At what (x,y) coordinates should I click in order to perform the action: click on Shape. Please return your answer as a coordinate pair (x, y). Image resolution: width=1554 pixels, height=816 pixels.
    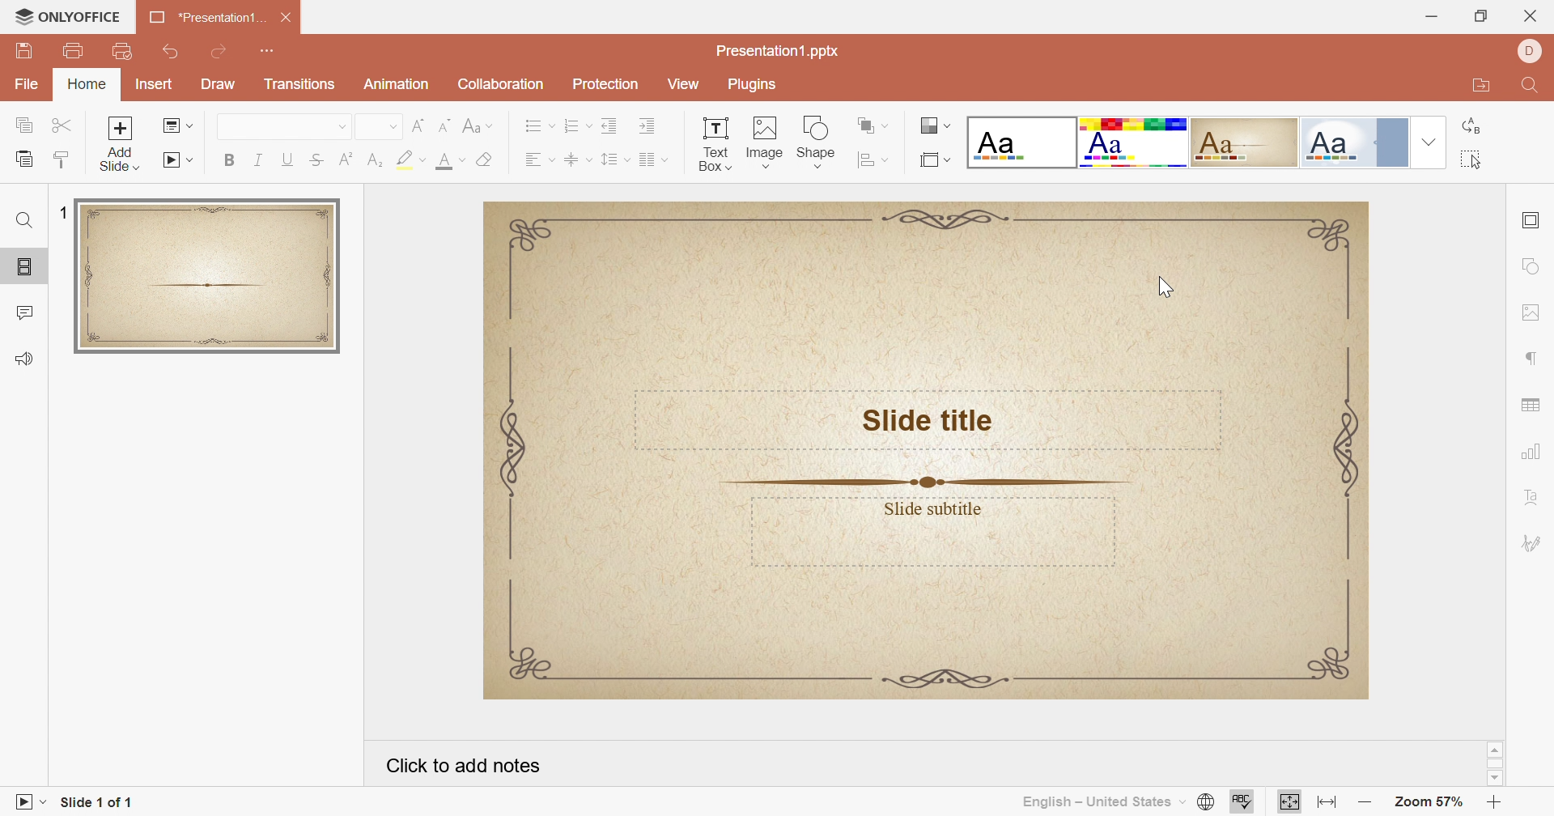
    Looking at the image, I should click on (813, 140).